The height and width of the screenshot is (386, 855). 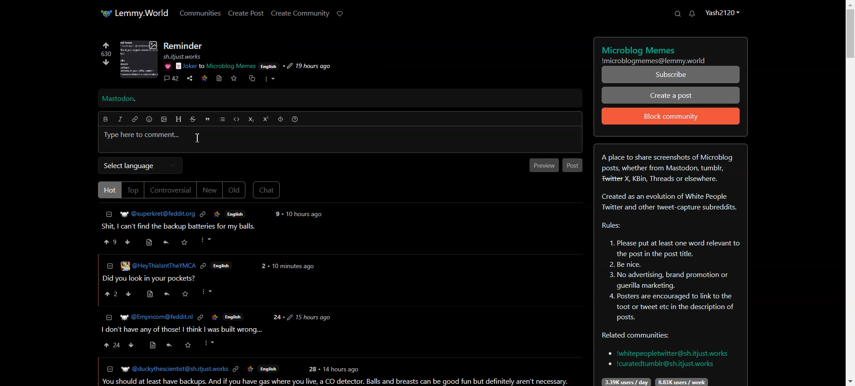 I want to click on 10 minutes ago, so click(x=293, y=267).